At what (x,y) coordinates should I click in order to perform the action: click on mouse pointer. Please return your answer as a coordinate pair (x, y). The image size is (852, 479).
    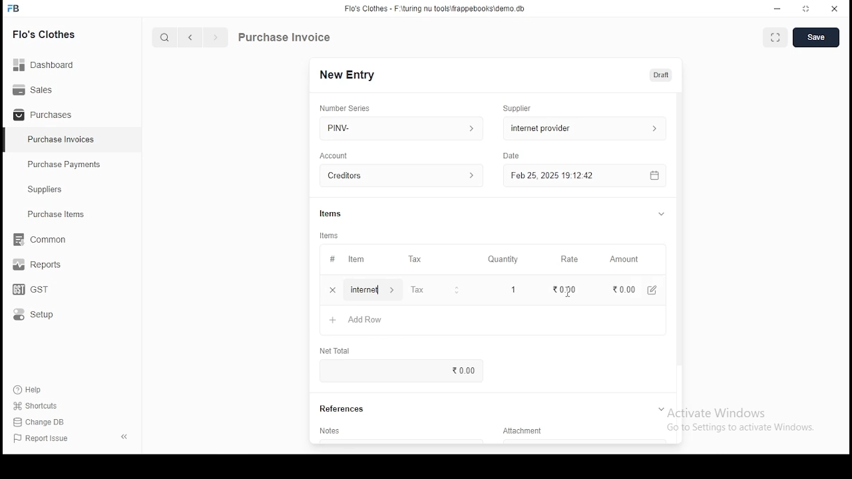
    Looking at the image, I should click on (567, 293).